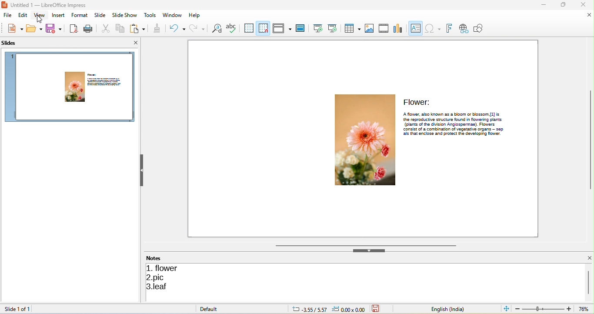  What do you see at coordinates (397, 28) in the screenshot?
I see `chart` at bounding box center [397, 28].